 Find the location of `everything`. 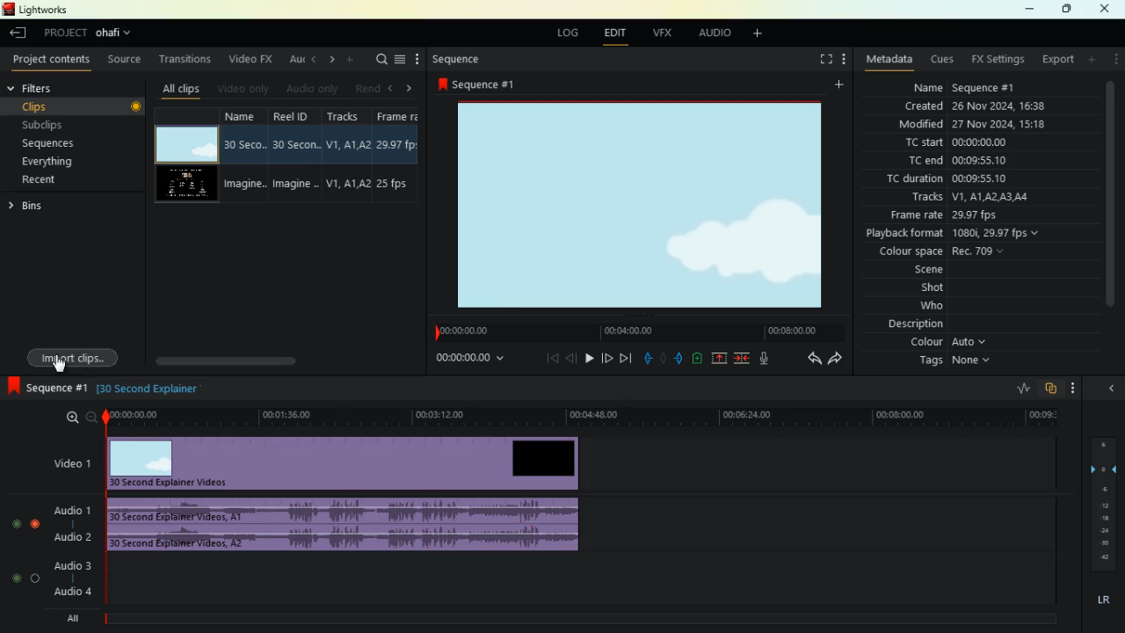

everything is located at coordinates (54, 162).